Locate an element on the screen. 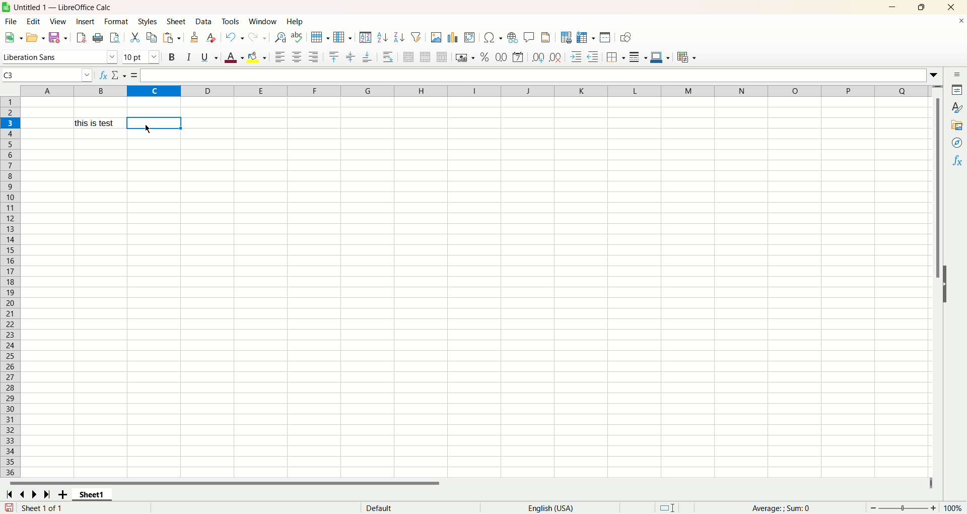 The width and height of the screenshot is (967, 514). standard selection is located at coordinates (668, 507).